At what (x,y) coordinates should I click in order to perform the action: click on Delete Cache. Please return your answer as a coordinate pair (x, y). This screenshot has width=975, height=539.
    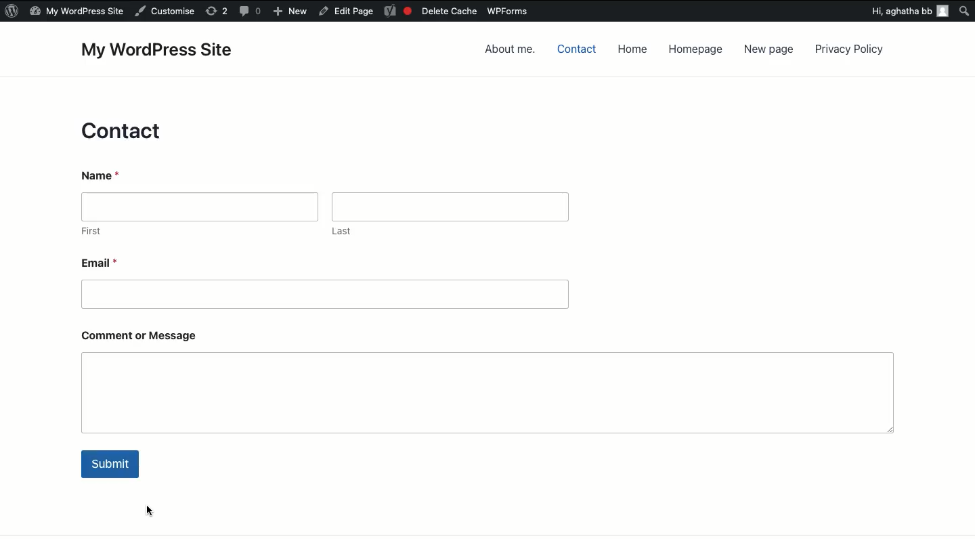
    Looking at the image, I should click on (433, 13).